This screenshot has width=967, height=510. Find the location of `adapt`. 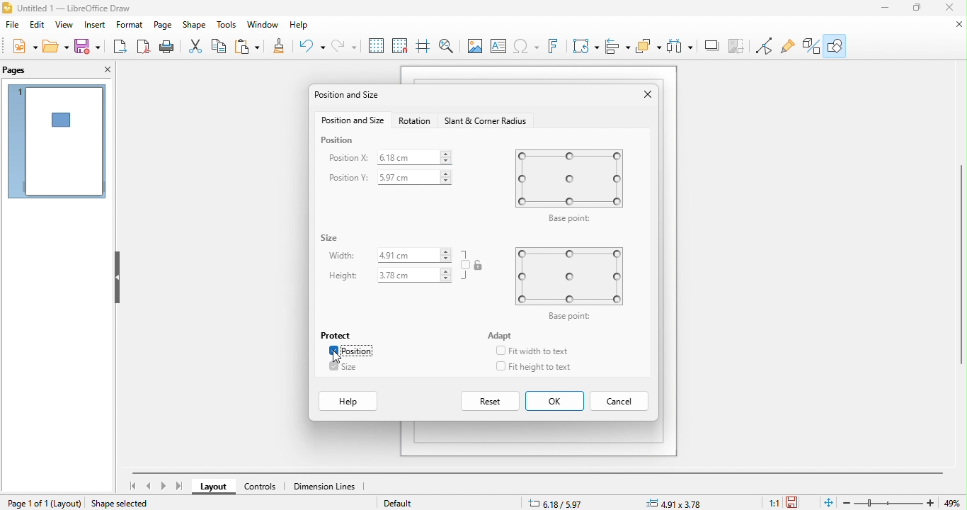

adapt is located at coordinates (502, 335).